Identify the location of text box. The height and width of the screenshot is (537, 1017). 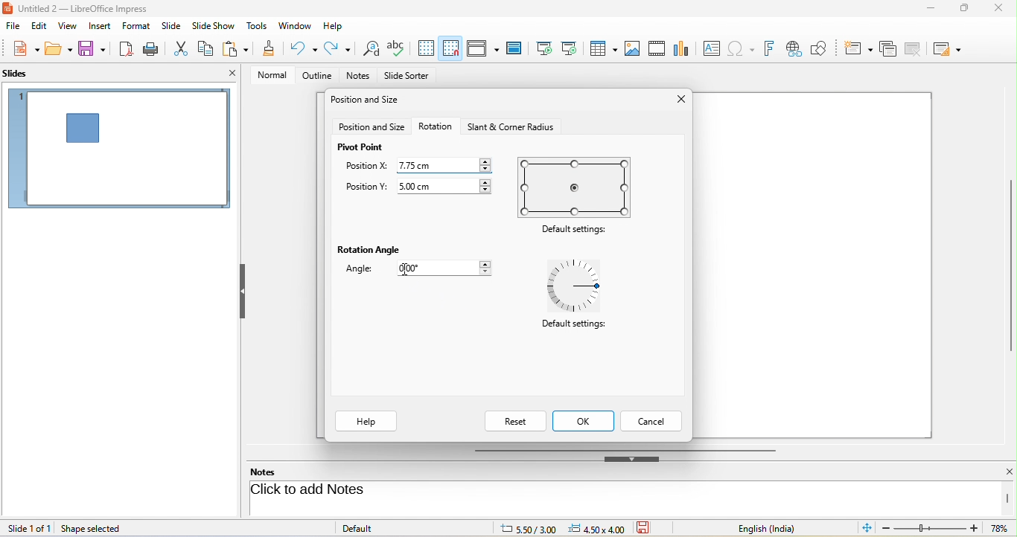
(710, 48).